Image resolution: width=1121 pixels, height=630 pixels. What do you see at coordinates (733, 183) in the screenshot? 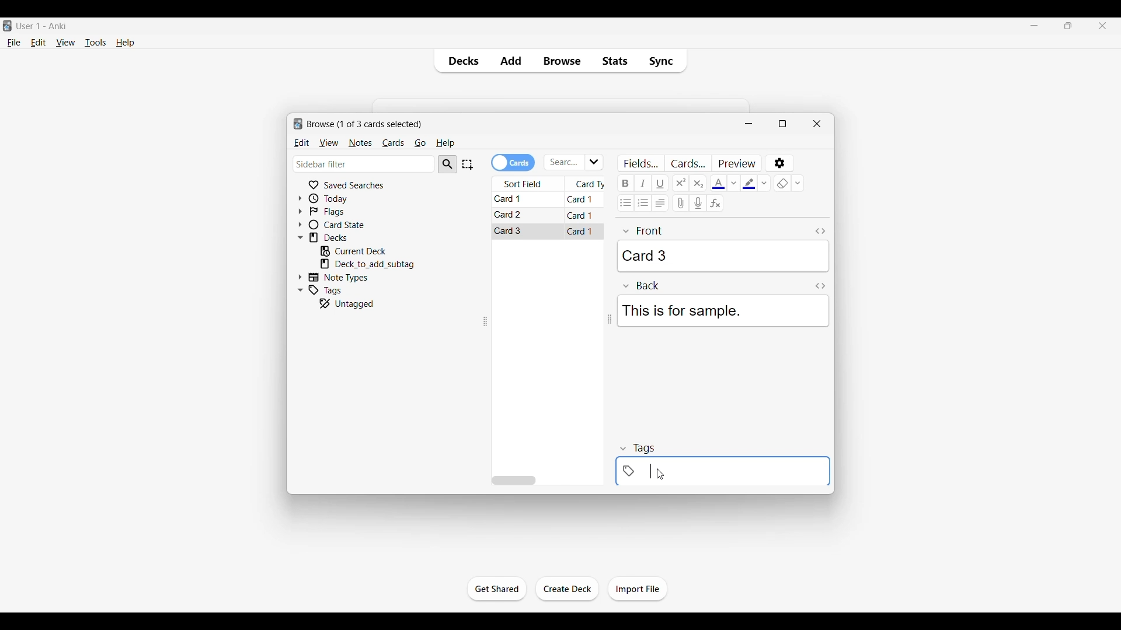
I see `Text color options` at bounding box center [733, 183].